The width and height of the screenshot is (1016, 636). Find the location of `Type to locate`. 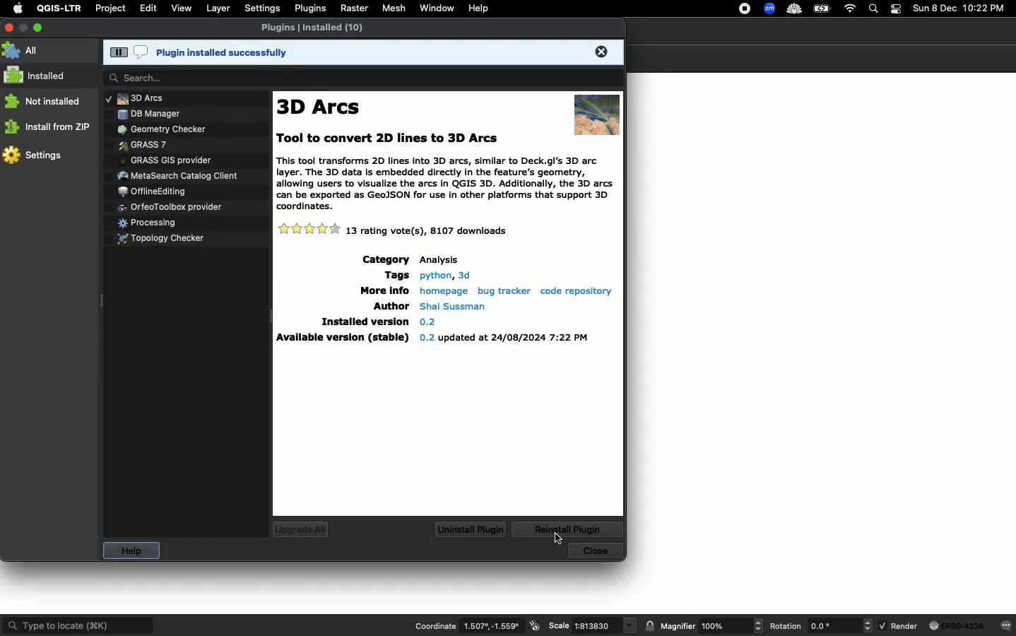

Type to locate is located at coordinates (78, 625).